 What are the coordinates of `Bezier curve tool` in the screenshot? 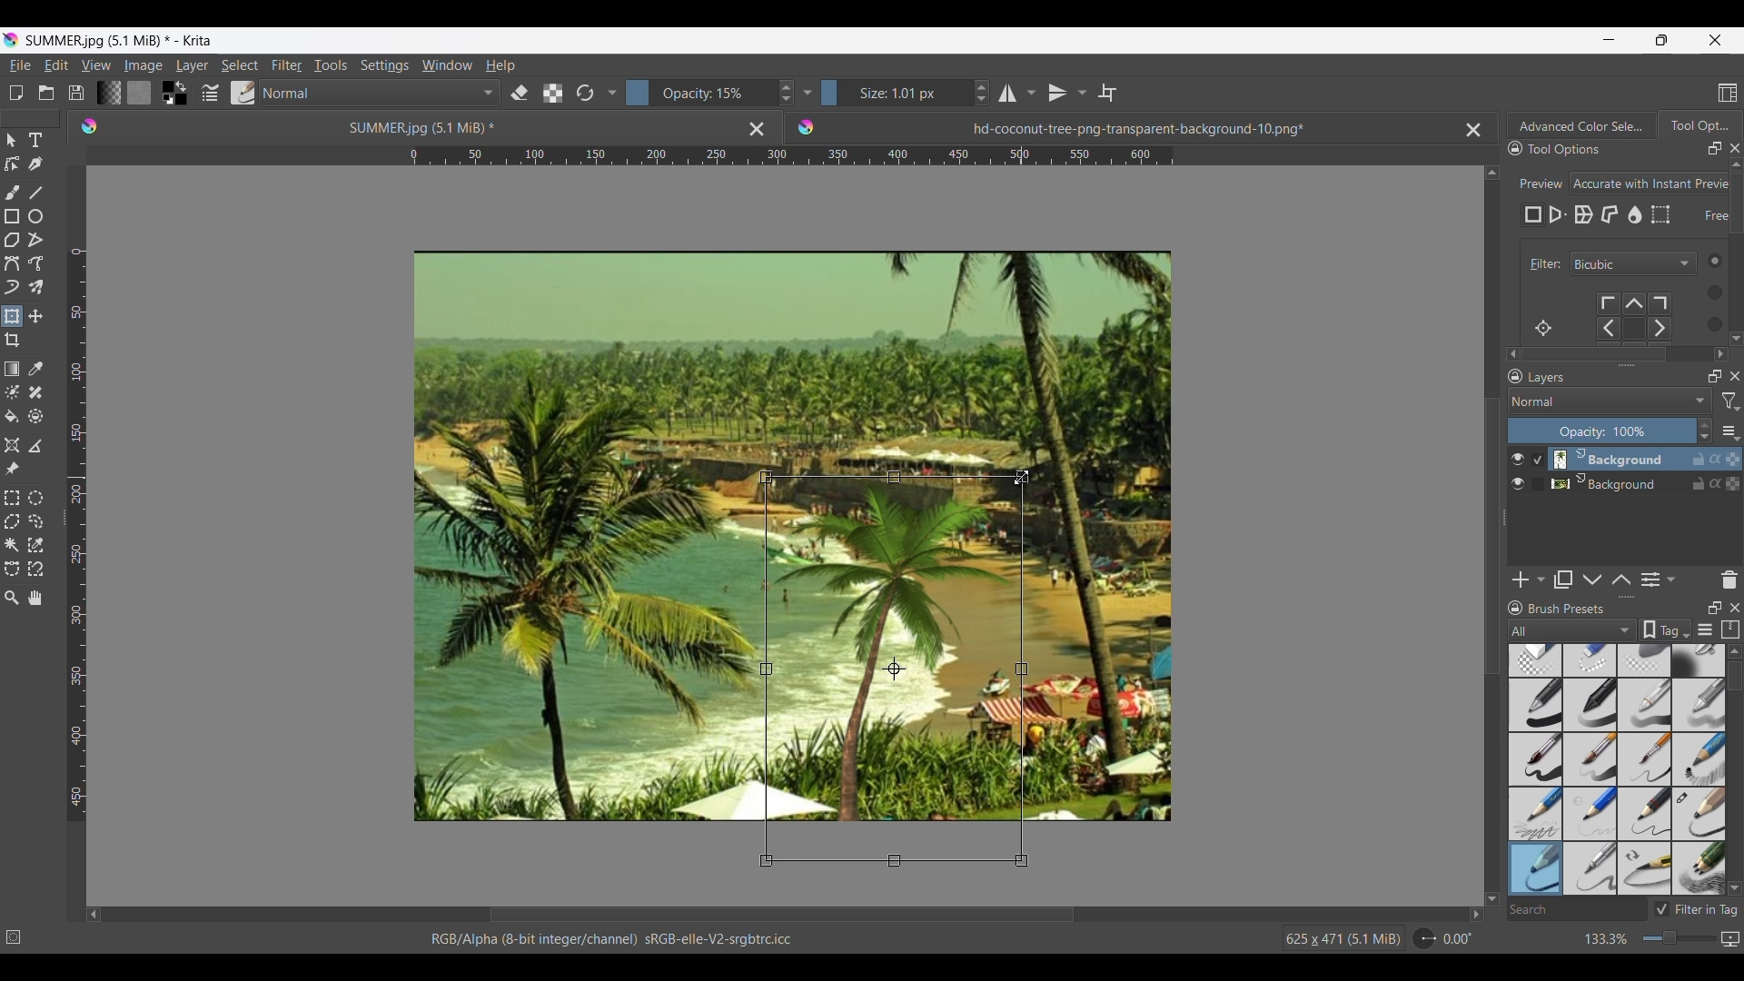 It's located at (12, 263).